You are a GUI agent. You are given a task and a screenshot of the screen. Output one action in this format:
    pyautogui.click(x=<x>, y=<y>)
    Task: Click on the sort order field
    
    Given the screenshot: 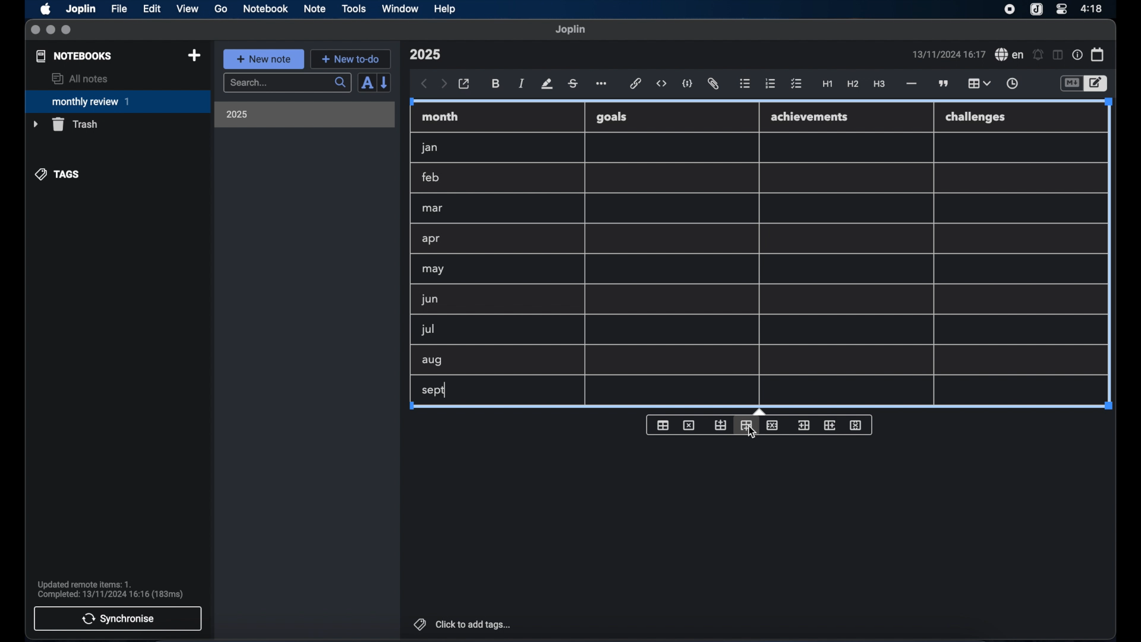 What is the action you would take?
    pyautogui.click(x=367, y=83)
    